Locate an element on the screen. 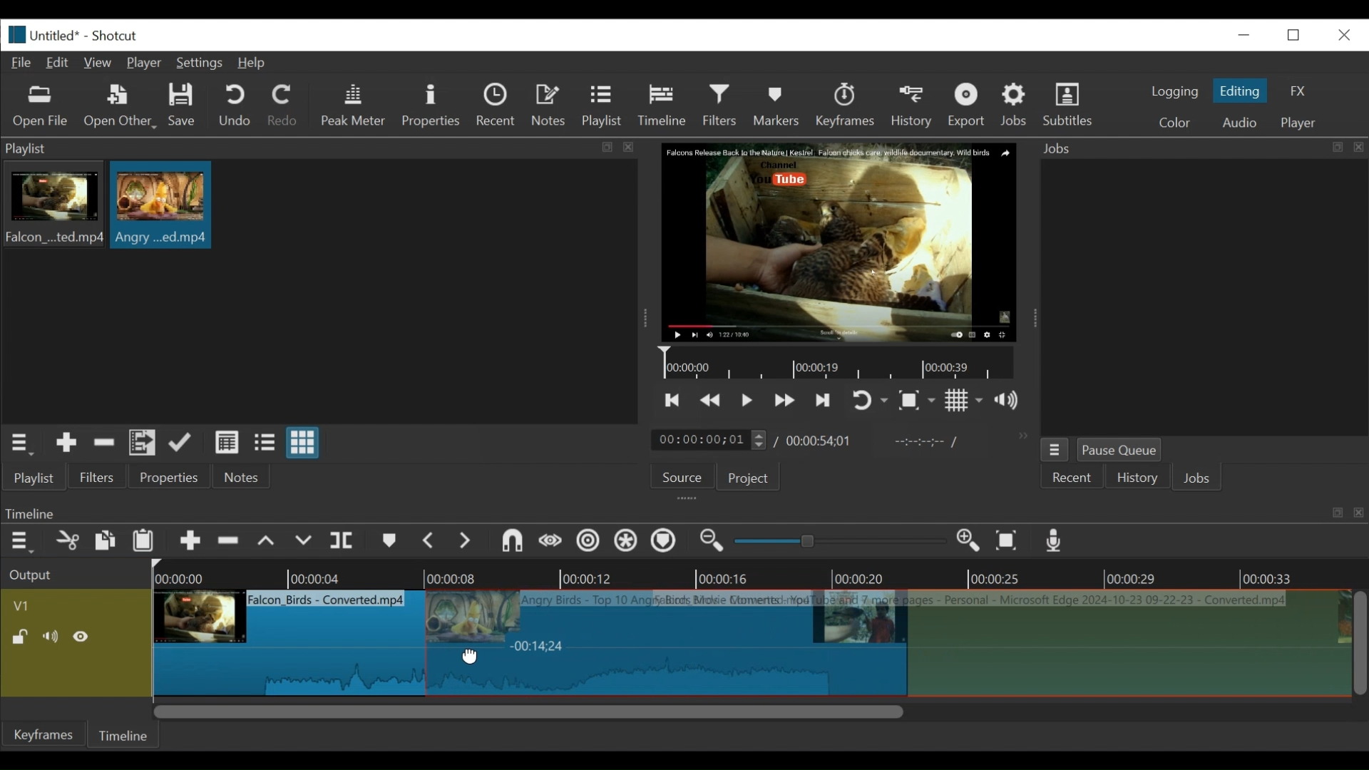  Timeline is located at coordinates (841, 364).